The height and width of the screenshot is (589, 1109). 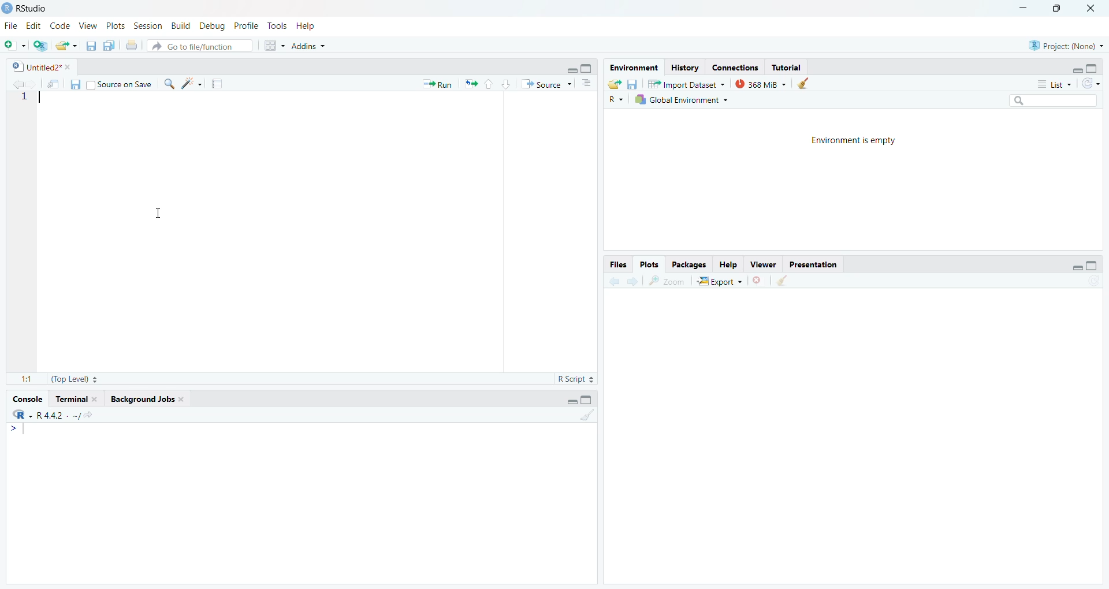 What do you see at coordinates (33, 26) in the screenshot?
I see `Edit` at bounding box center [33, 26].